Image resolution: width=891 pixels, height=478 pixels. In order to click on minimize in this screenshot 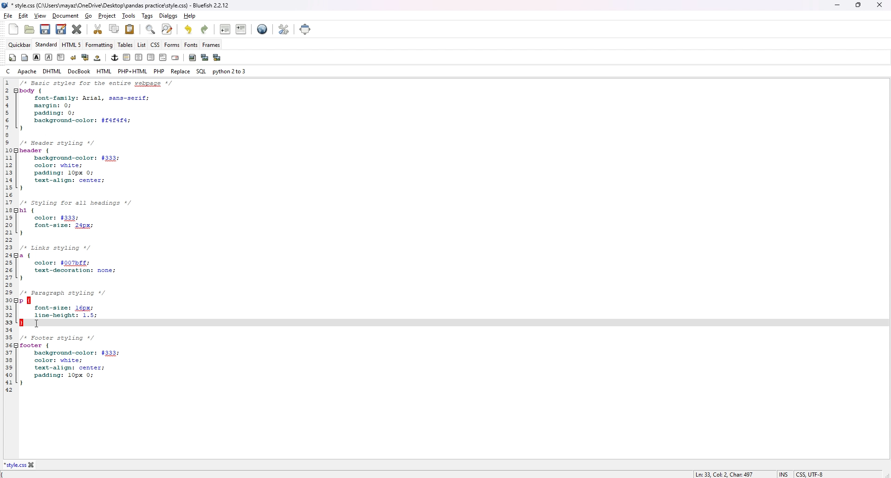, I will do `click(837, 6)`.